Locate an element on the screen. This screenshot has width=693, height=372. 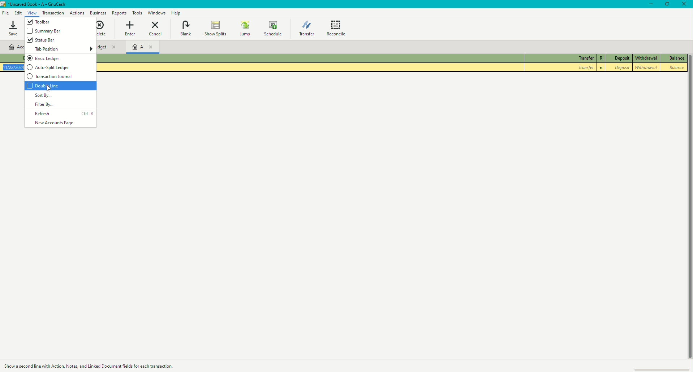
Blank is located at coordinates (185, 28).